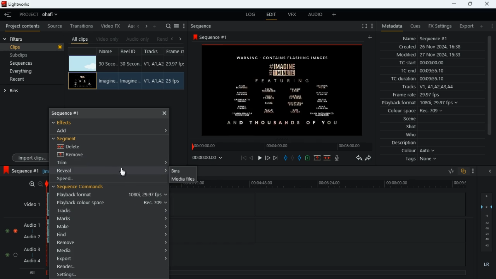  Describe the element at coordinates (181, 39) in the screenshot. I see `right` at that location.